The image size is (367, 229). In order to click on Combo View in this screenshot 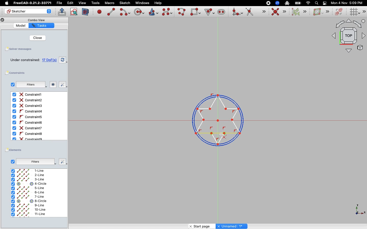, I will do `click(35, 20)`.